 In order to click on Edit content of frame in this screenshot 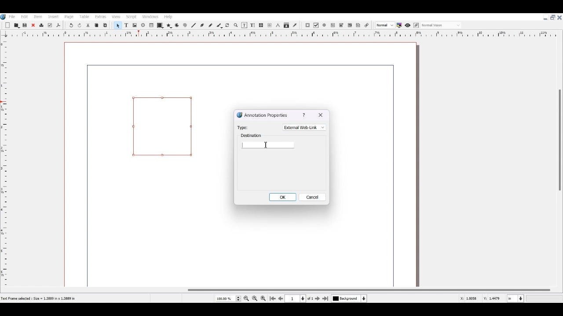, I will do `click(244, 25)`.